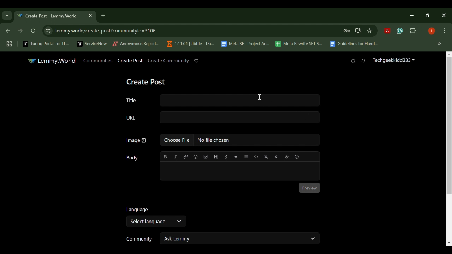  I want to click on Install Desktop Application, so click(358, 31).